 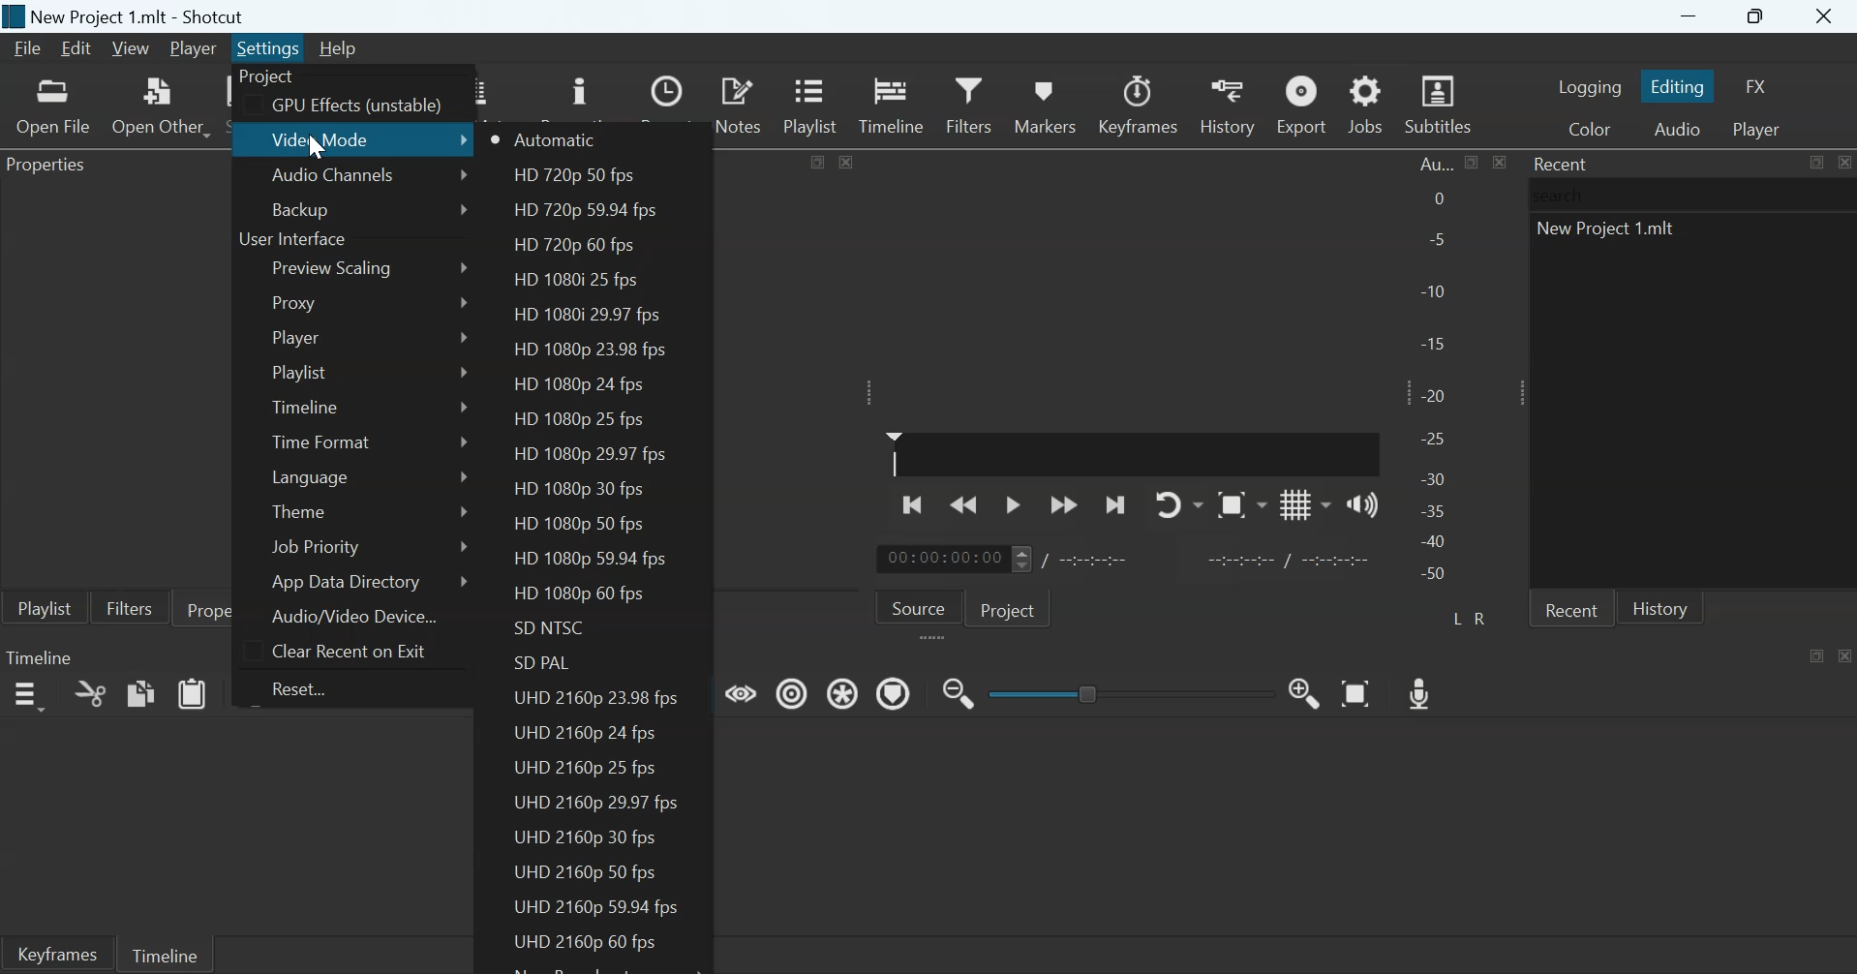 What do you see at coordinates (941, 559) in the screenshot?
I see `Timeline time` at bounding box center [941, 559].